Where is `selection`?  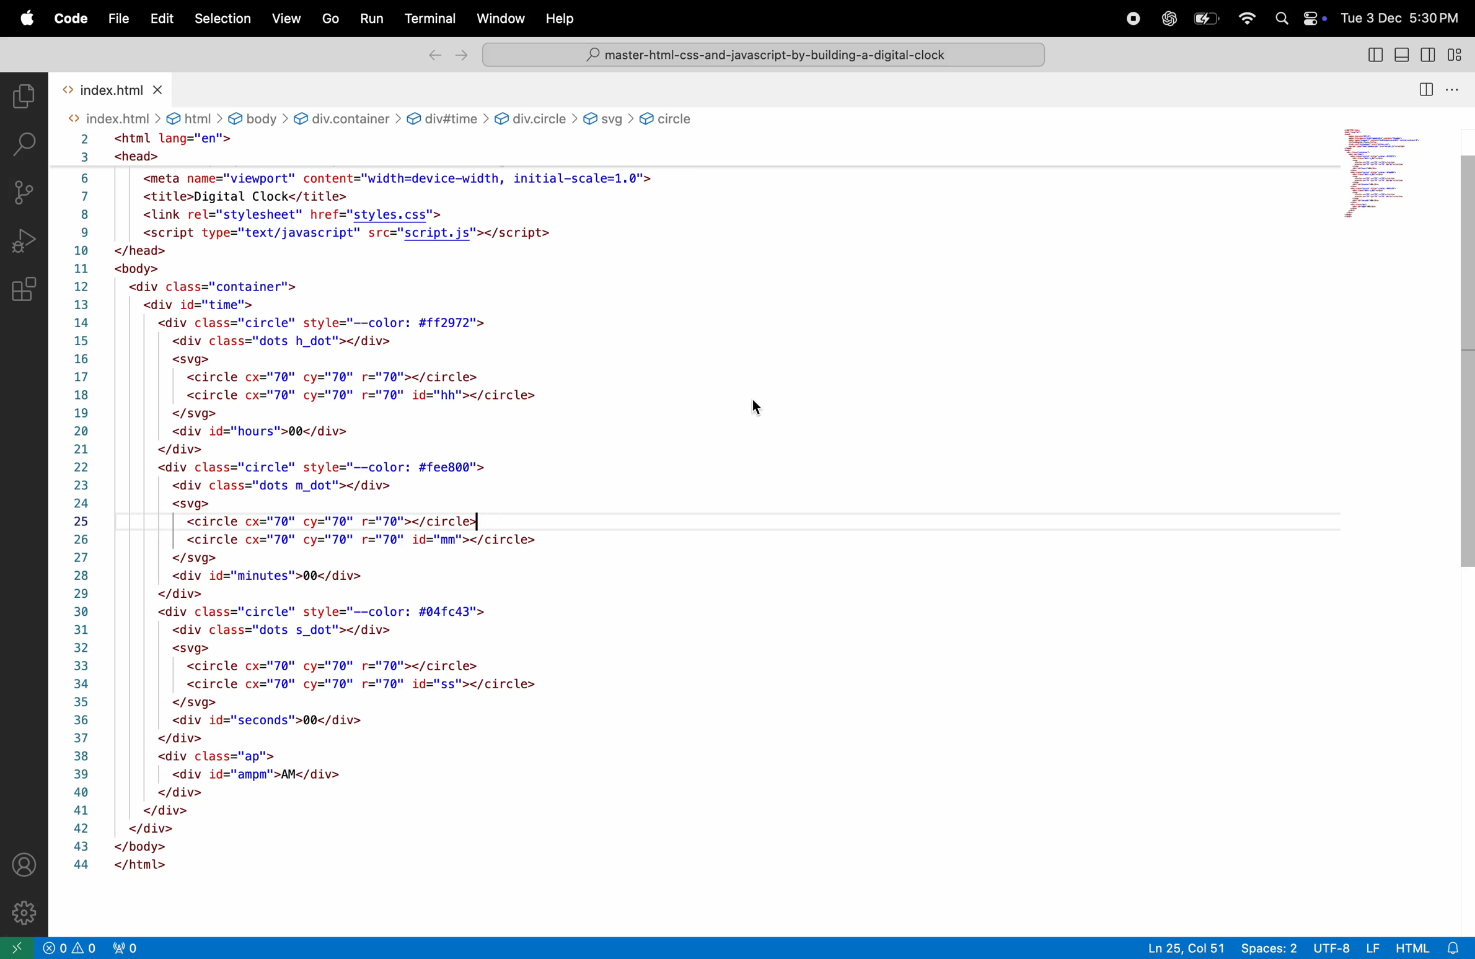
selection is located at coordinates (222, 17).